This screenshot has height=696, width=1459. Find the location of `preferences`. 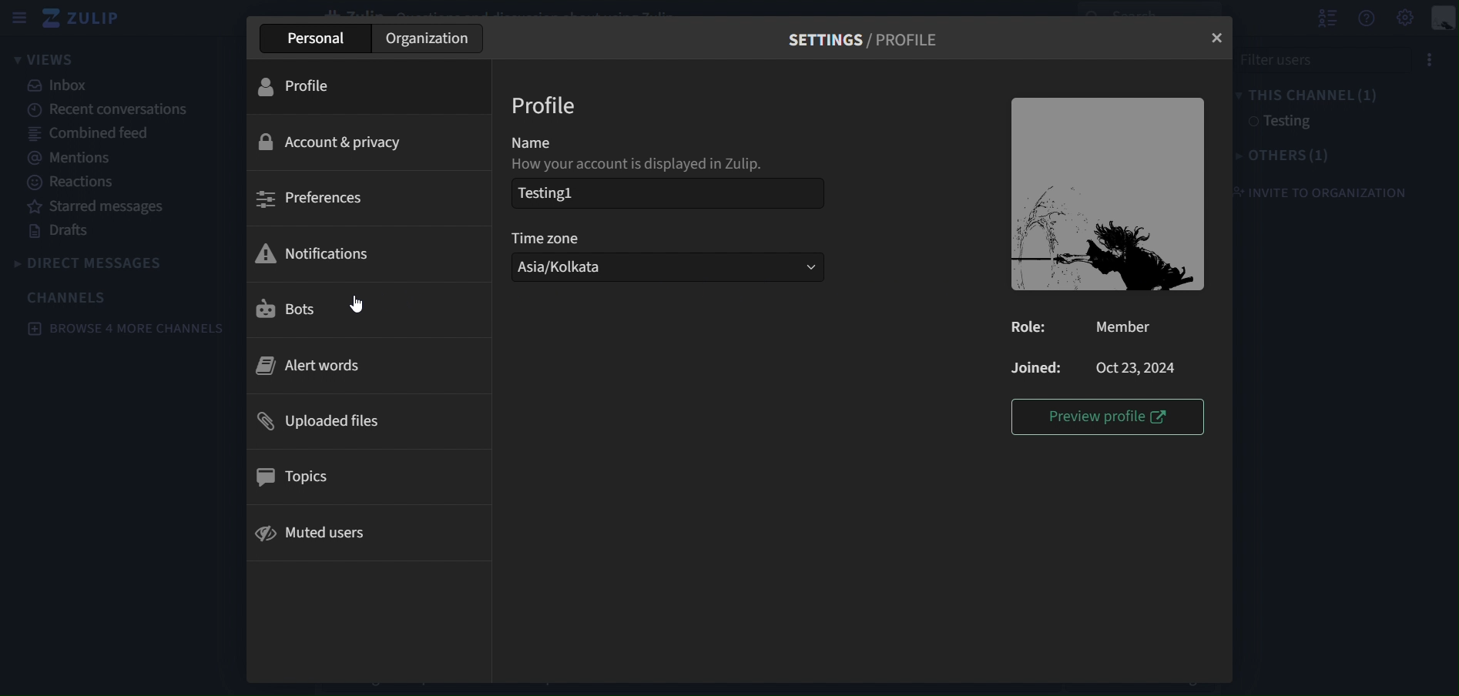

preferences is located at coordinates (317, 201).